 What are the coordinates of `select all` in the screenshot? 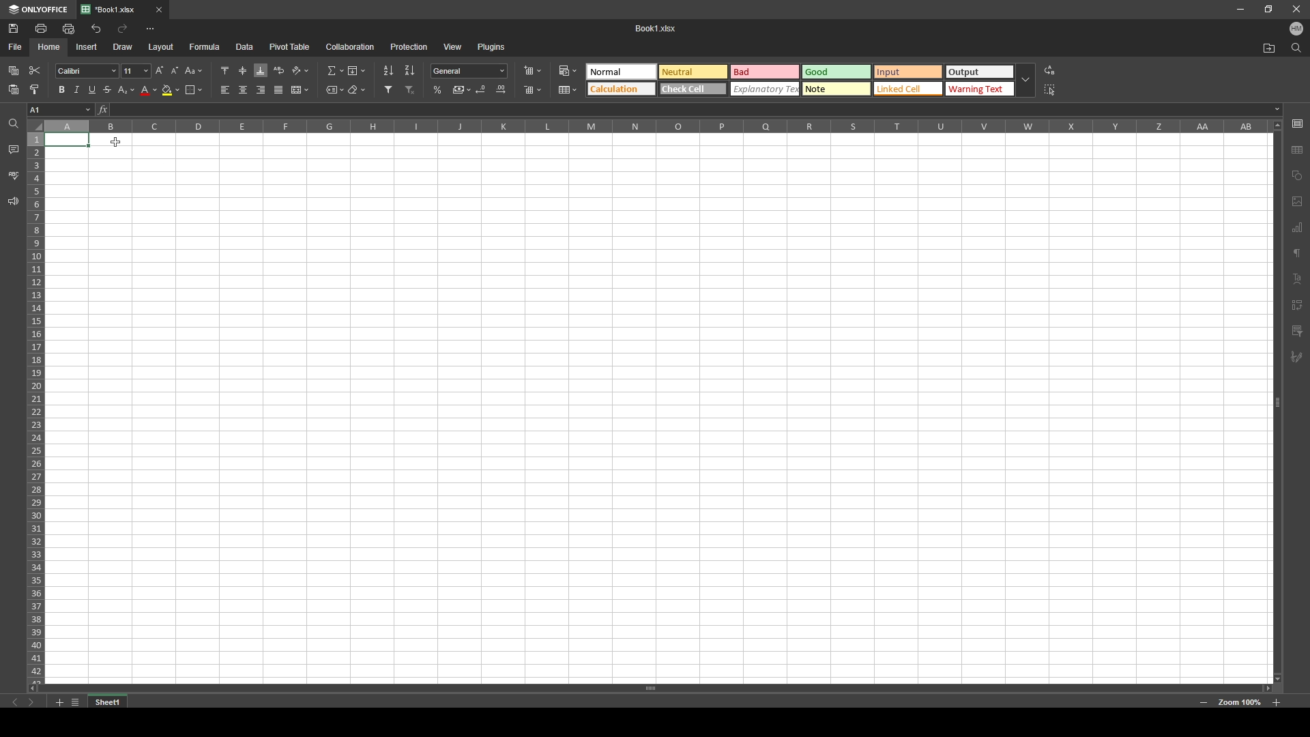 It's located at (1051, 90).